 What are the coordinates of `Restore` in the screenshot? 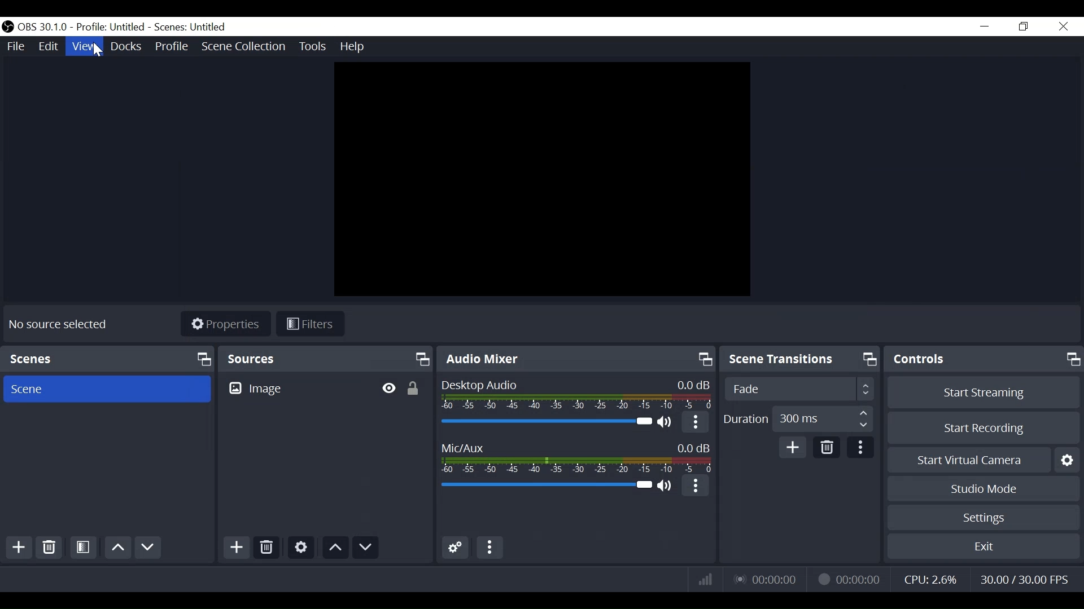 It's located at (1024, 27).